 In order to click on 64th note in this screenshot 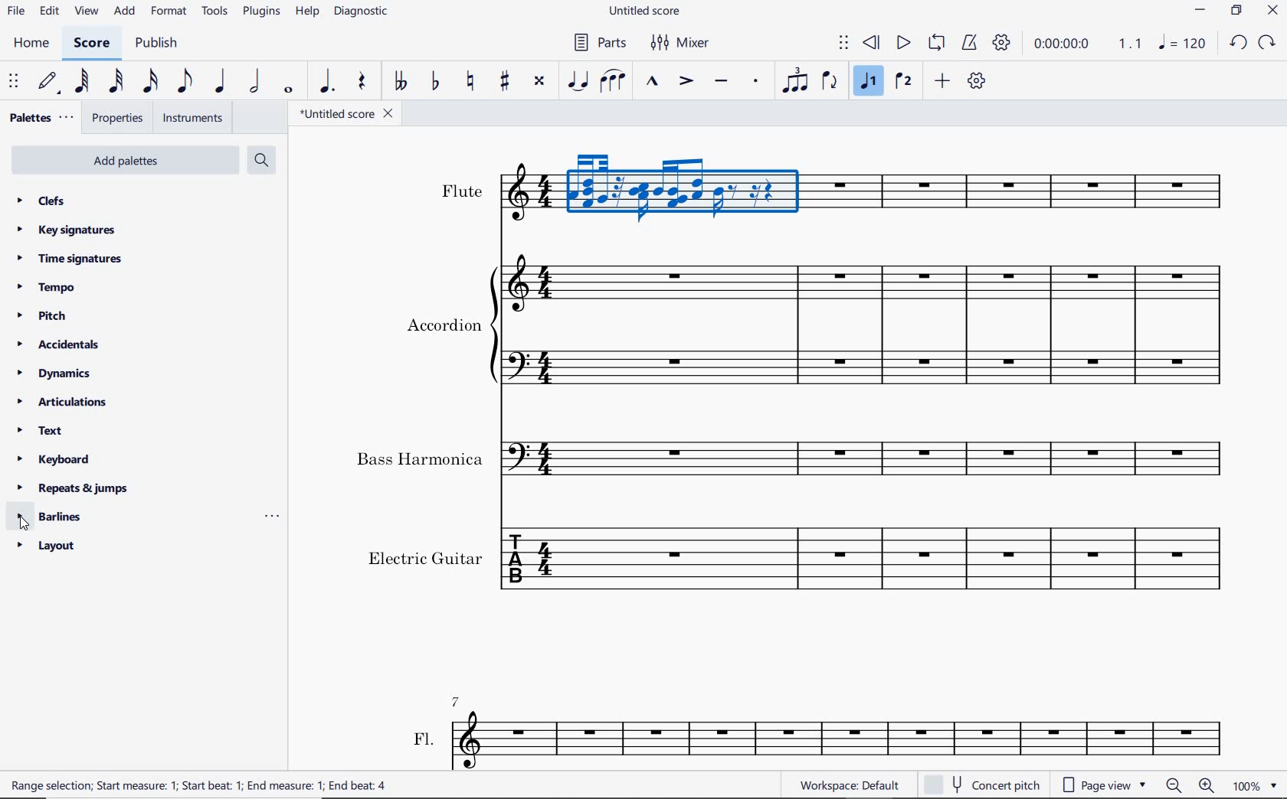, I will do `click(80, 82)`.